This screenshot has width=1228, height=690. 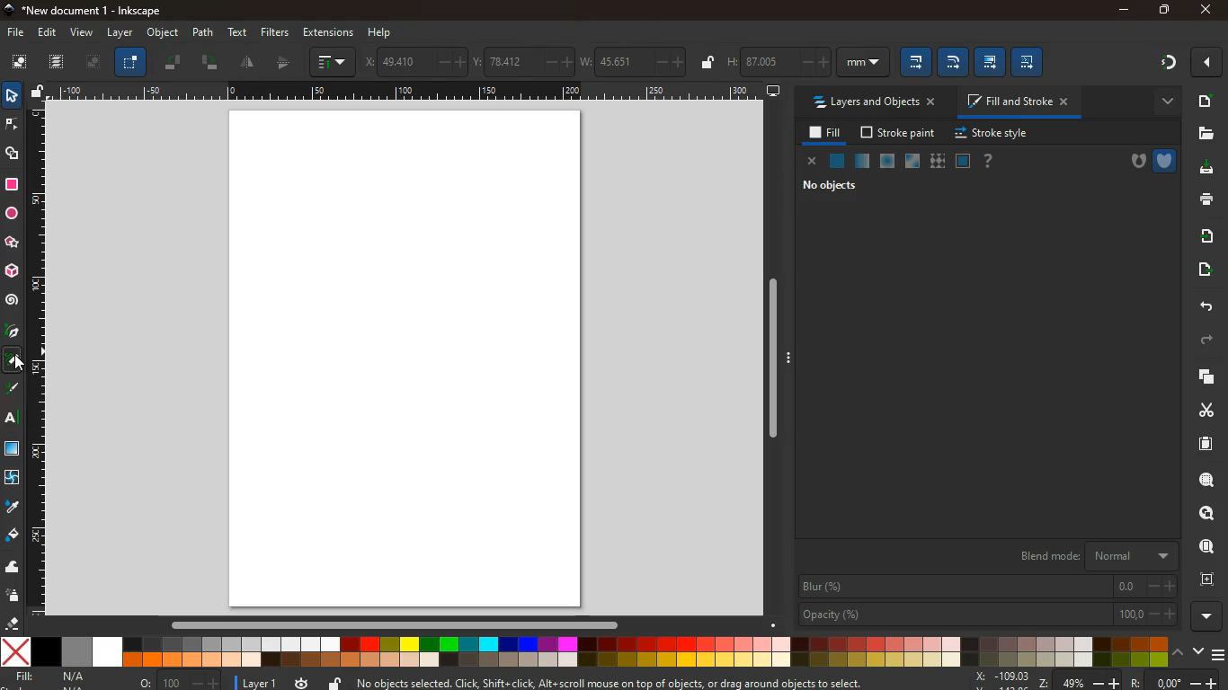 I want to click on layers, so click(x=58, y=62).